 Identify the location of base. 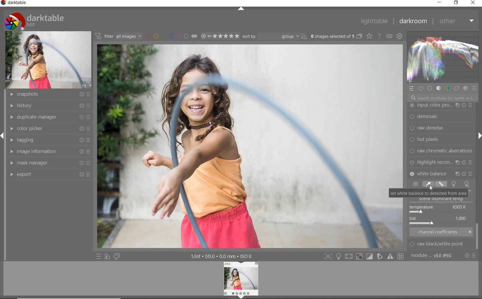
(430, 89).